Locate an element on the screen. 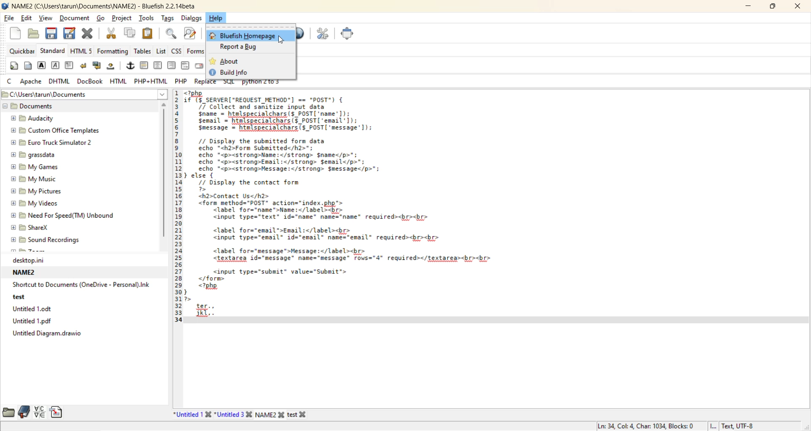 The image size is (811, 431). tools is located at coordinates (147, 18).